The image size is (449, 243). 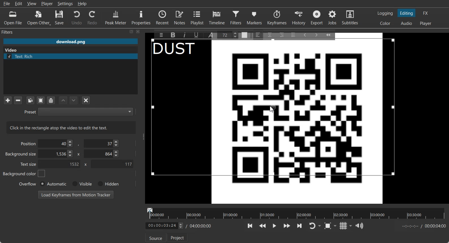 What do you see at coordinates (180, 17) in the screenshot?
I see `Notes` at bounding box center [180, 17].